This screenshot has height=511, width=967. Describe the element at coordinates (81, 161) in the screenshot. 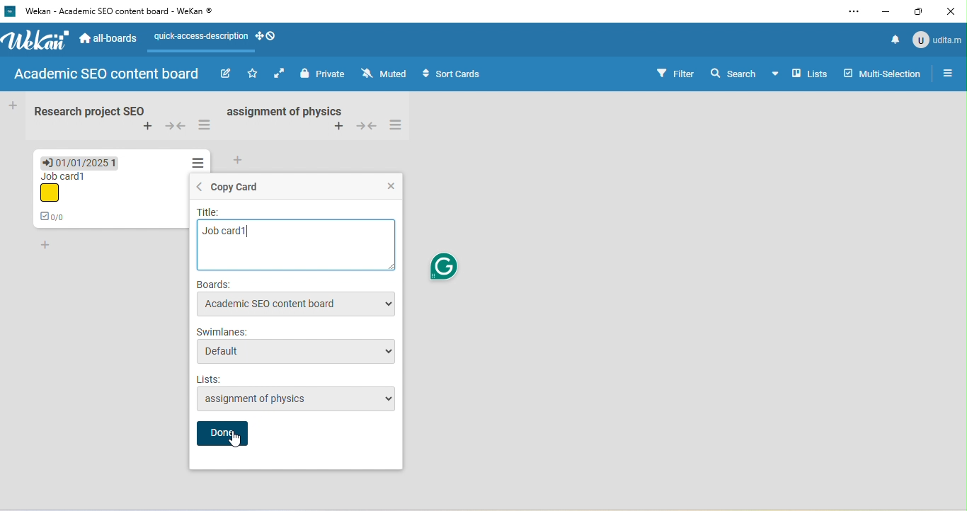

I see `due date` at that location.